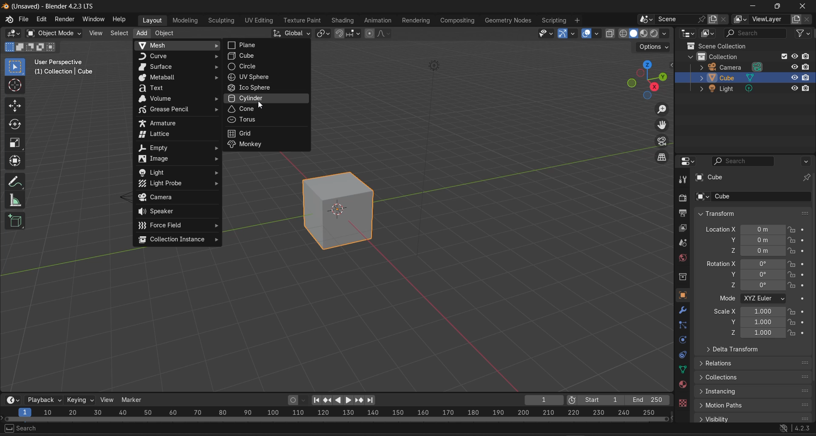 This screenshot has height=436, width=816. Describe the element at coordinates (682, 340) in the screenshot. I see `physics` at that location.